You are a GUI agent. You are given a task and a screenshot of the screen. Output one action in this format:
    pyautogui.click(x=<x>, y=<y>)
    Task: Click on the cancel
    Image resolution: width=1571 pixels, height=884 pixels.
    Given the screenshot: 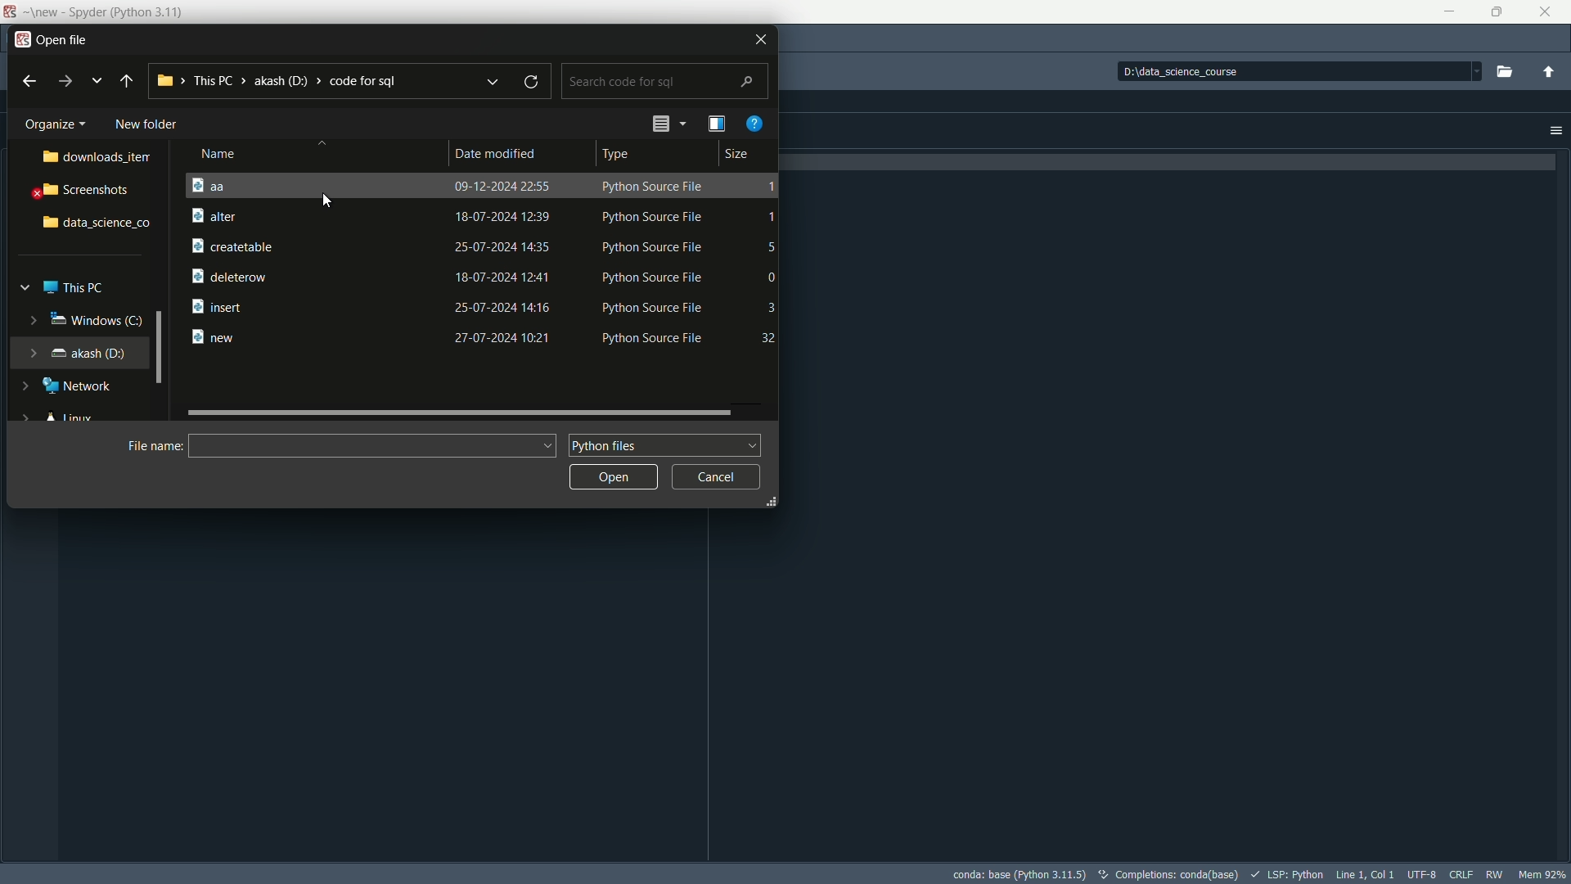 What is the action you would take?
    pyautogui.click(x=713, y=475)
    